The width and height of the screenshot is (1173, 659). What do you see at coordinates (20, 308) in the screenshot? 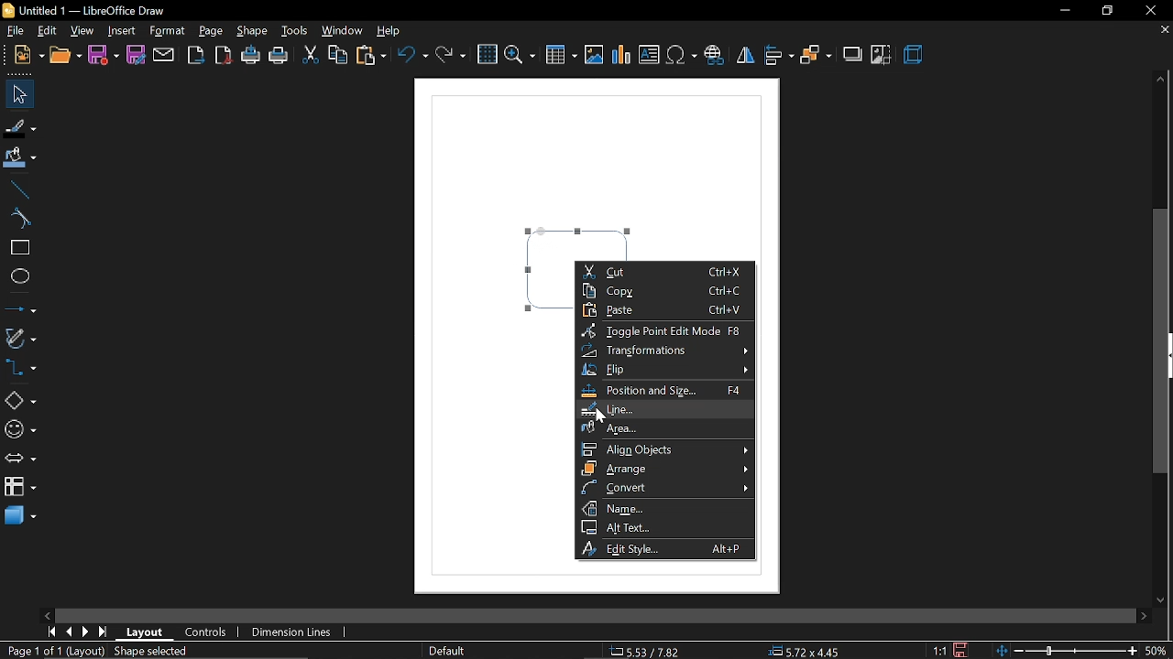
I see `lines and arrows` at bounding box center [20, 308].